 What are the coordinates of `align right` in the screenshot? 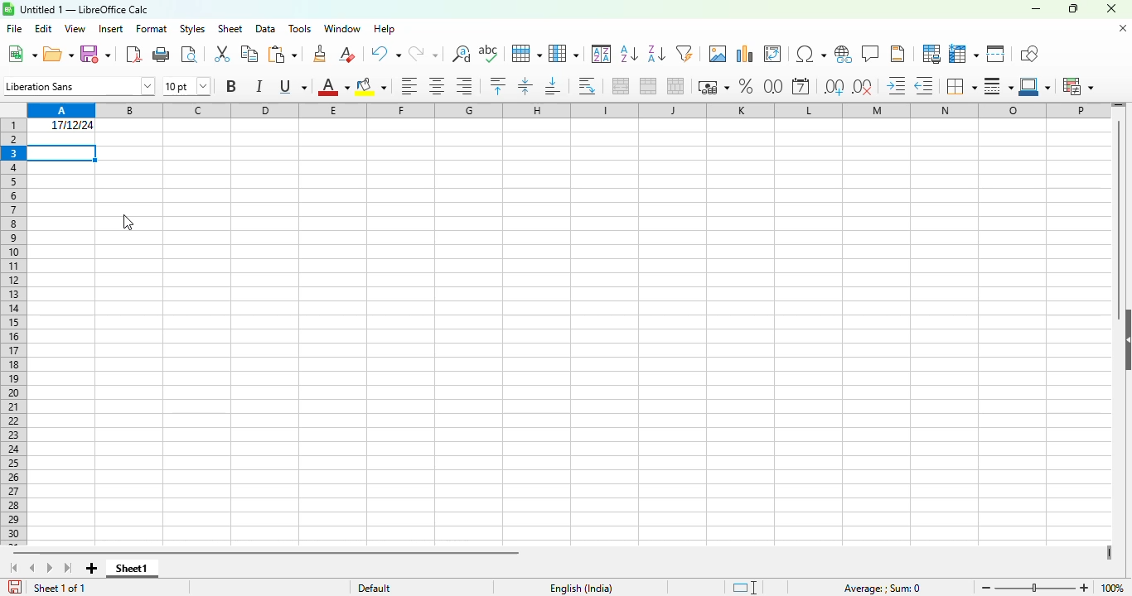 It's located at (463, 87).